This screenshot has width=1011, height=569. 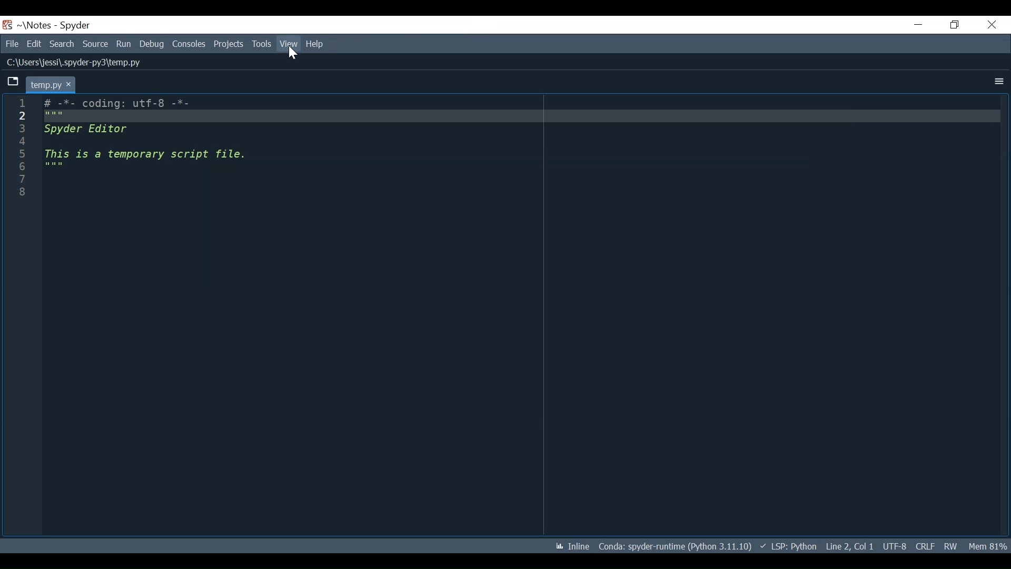 What do you see at coordinates (572, 546) in the screenshot?
I see `Inline` at bounding box center [572, 546].